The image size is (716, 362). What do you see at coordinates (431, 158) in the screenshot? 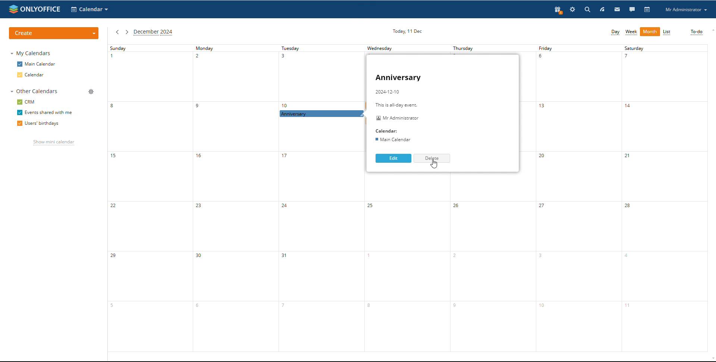
I see `delete` at bounding box center [431, 158].